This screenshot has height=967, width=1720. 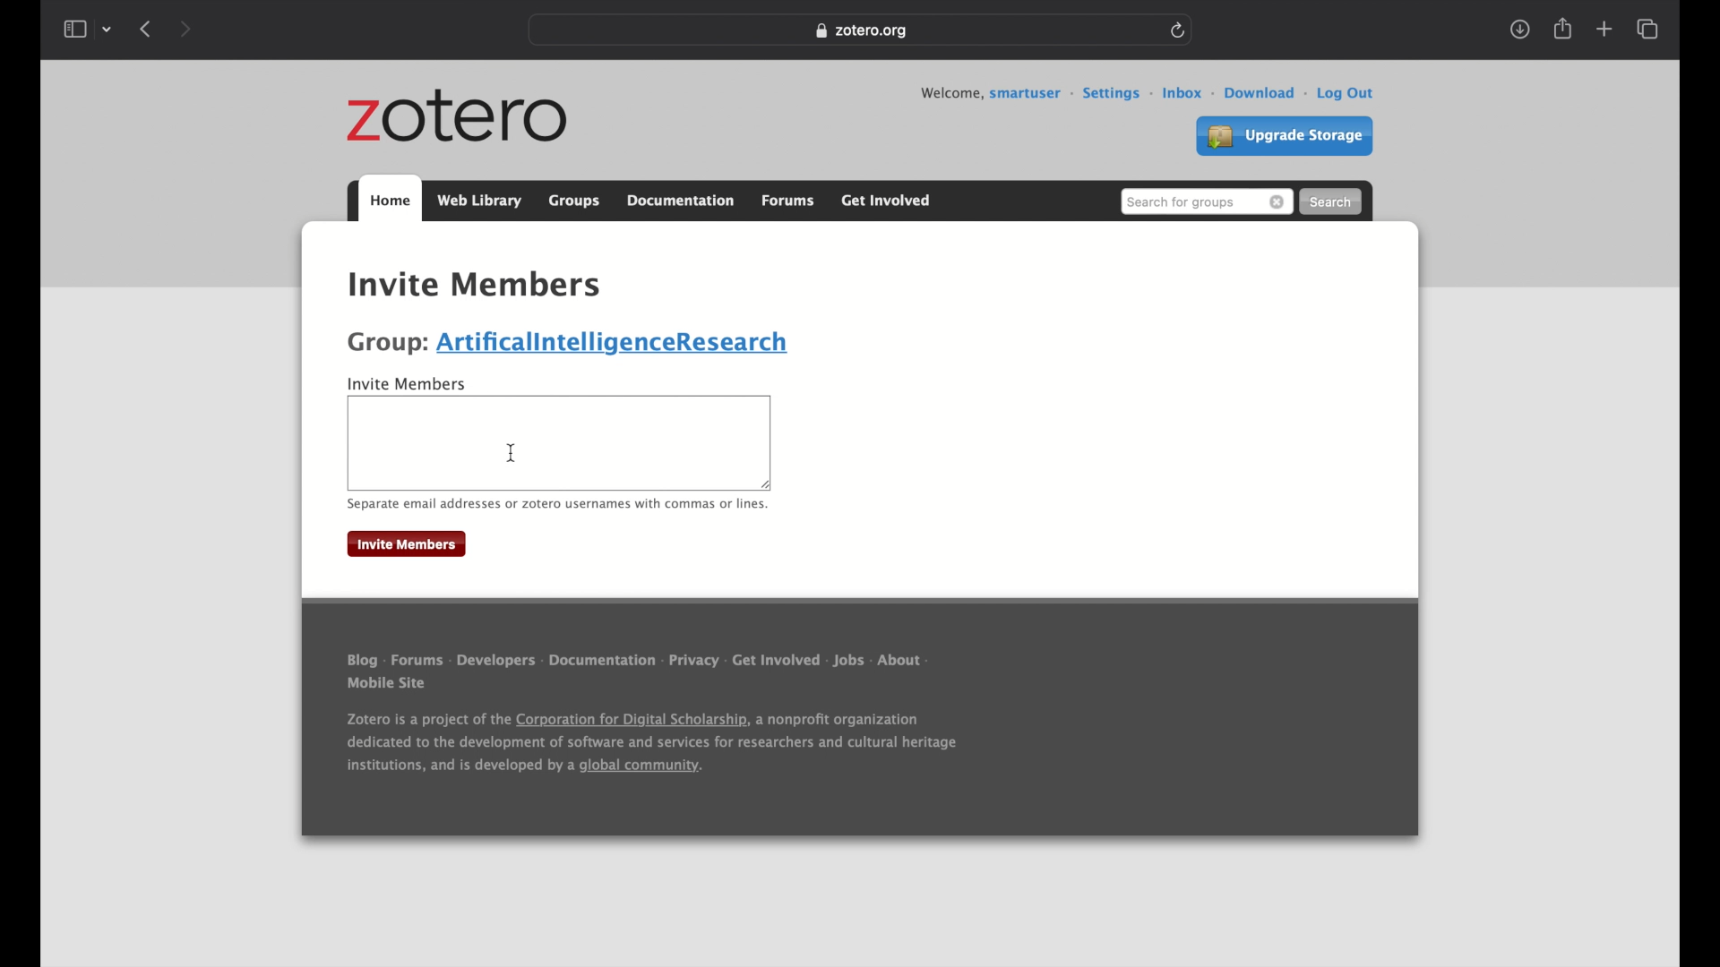 What do you see at coordinates (387, 344) in the screenshot?
I see `group:` at bounding box center [387, 344].